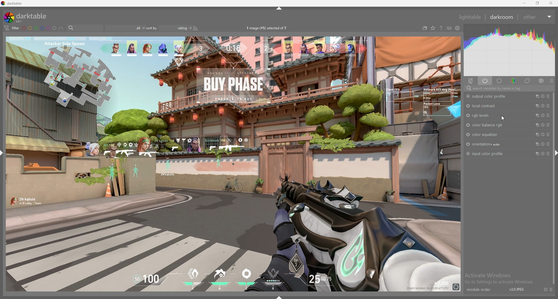 The width and height of the screenshot is (558, 299). Describe the element at coordinates (486, 106) in the screenshot. I see `local contrast` at that location.